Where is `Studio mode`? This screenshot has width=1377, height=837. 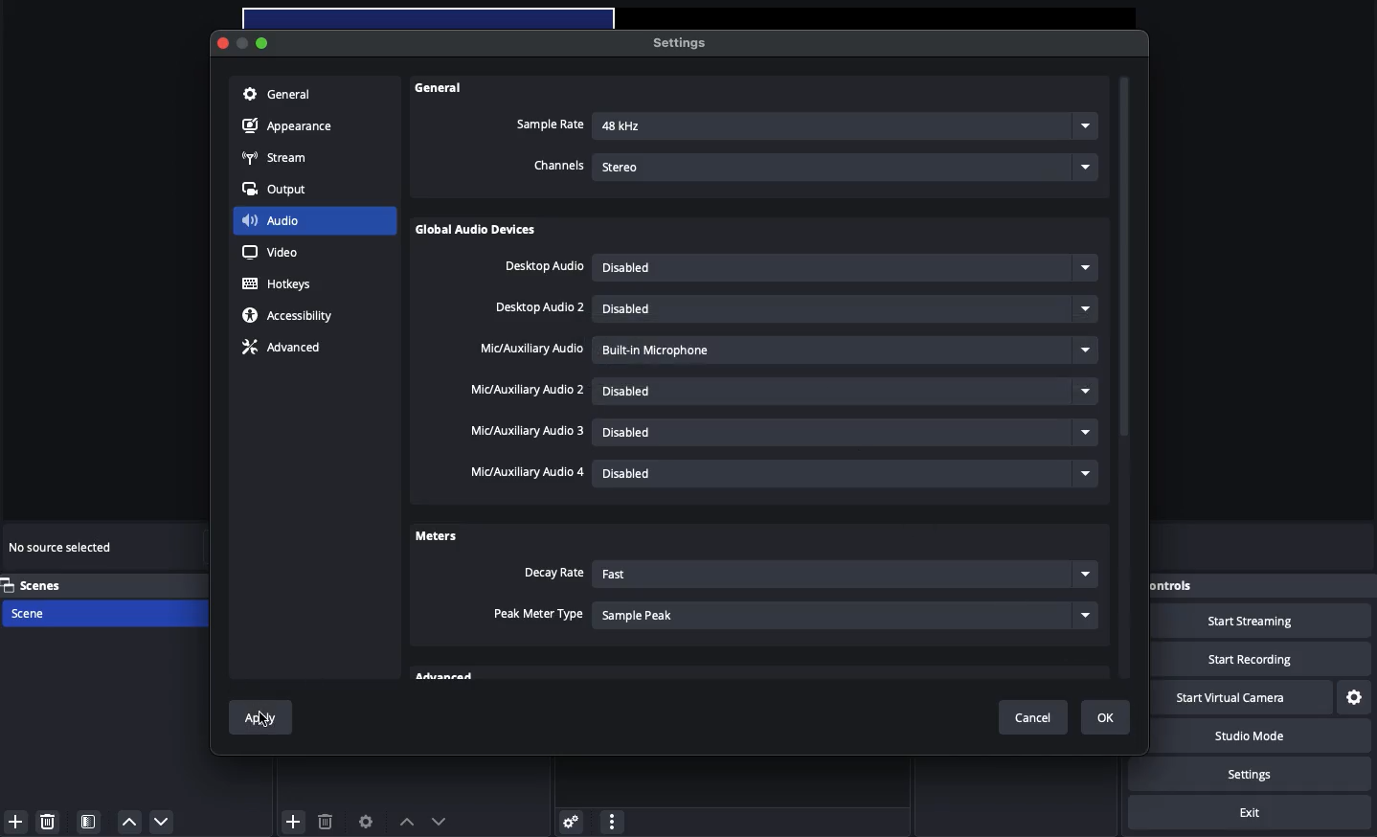 Studio mode is located at coordinates (1262, 738).